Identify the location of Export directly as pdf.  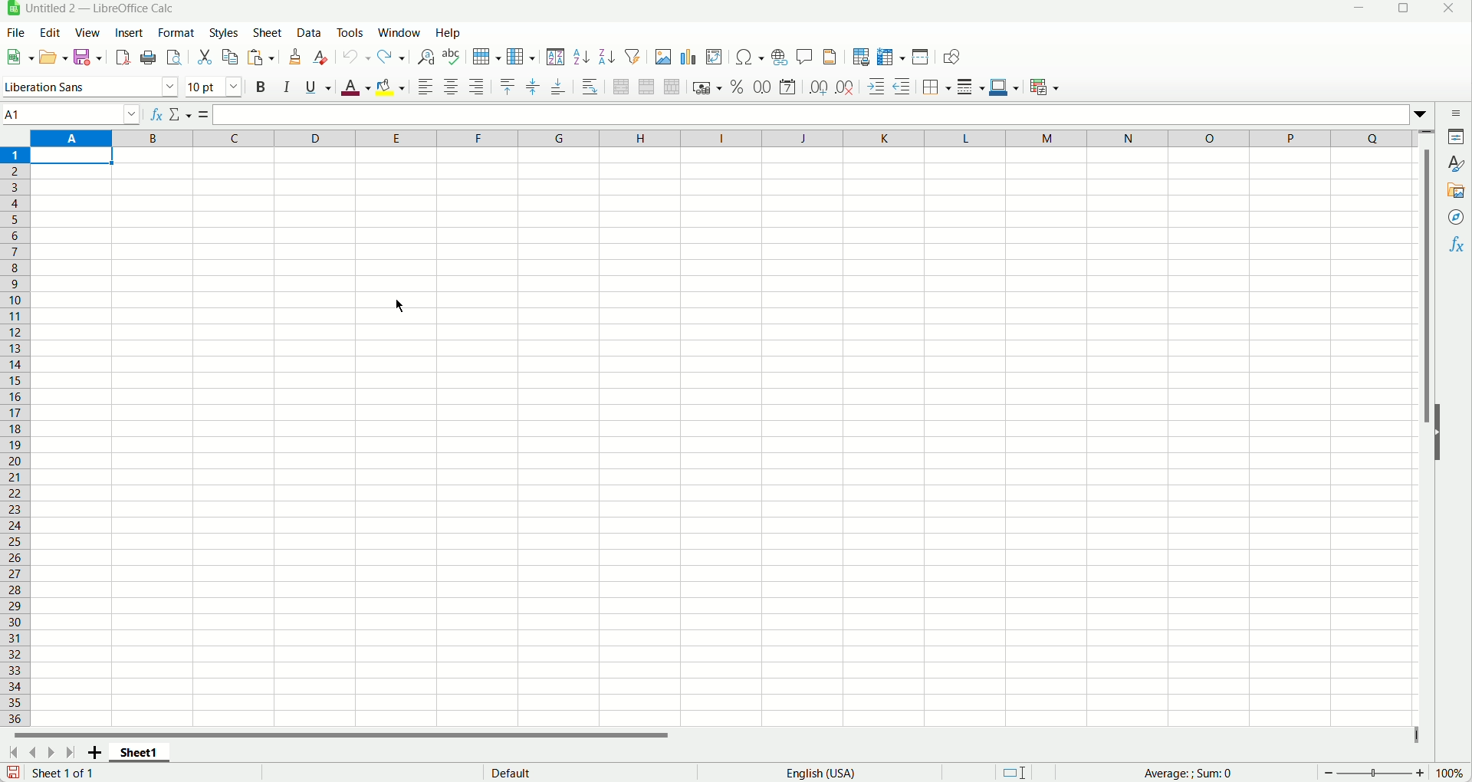
(125, 58).